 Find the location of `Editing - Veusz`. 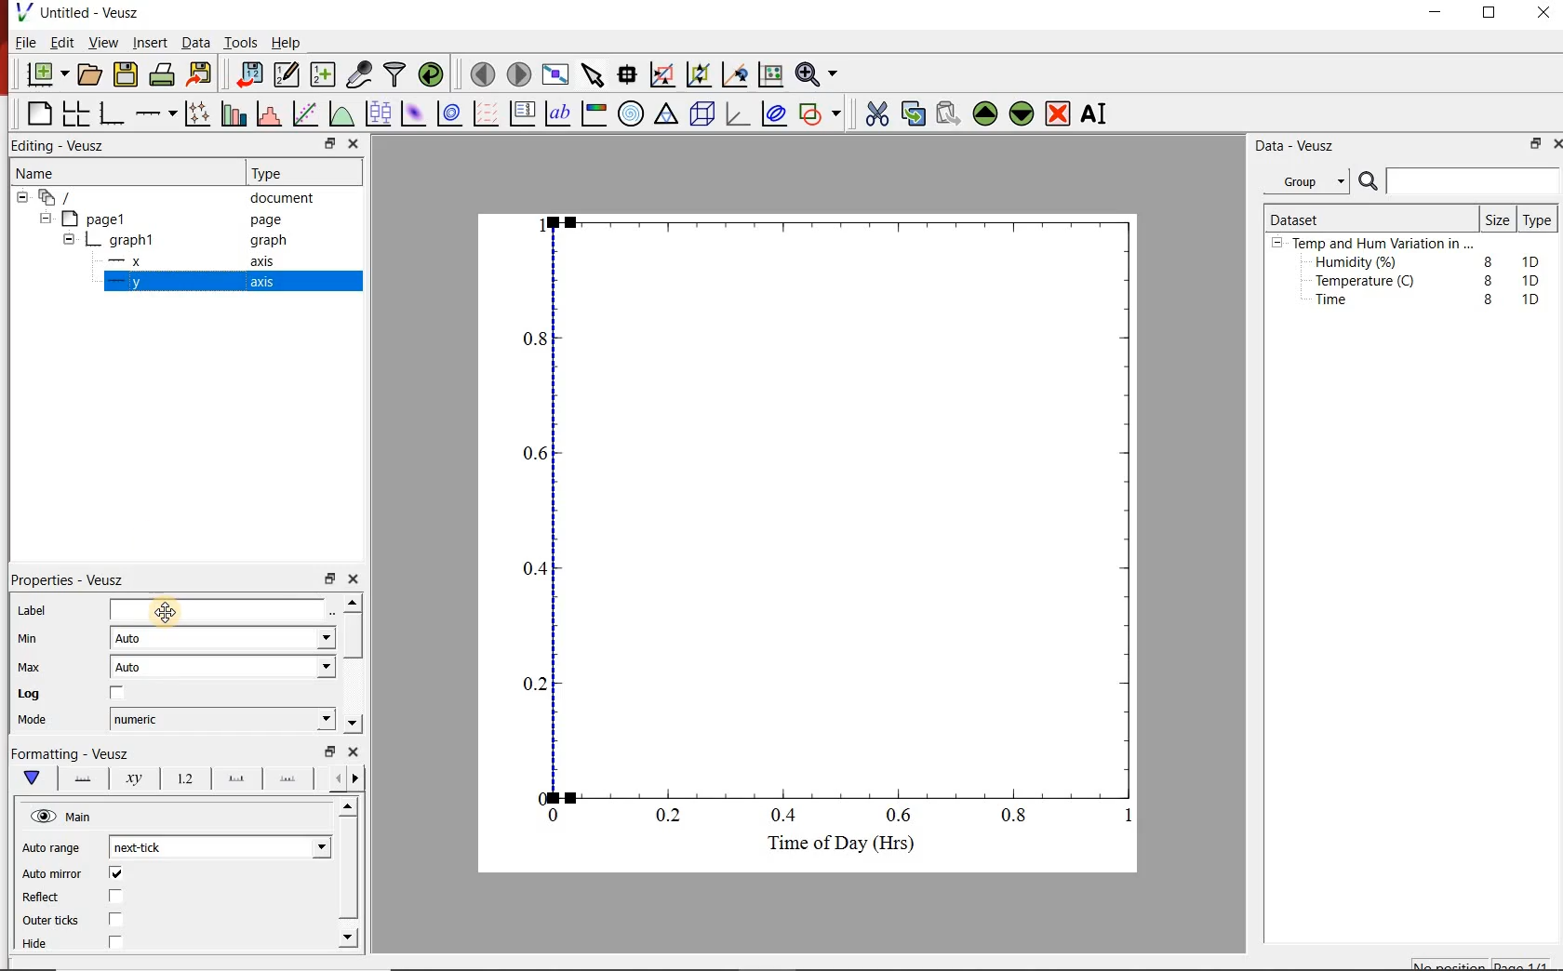

Editing - Veusz is located at coordinates (64, 145).